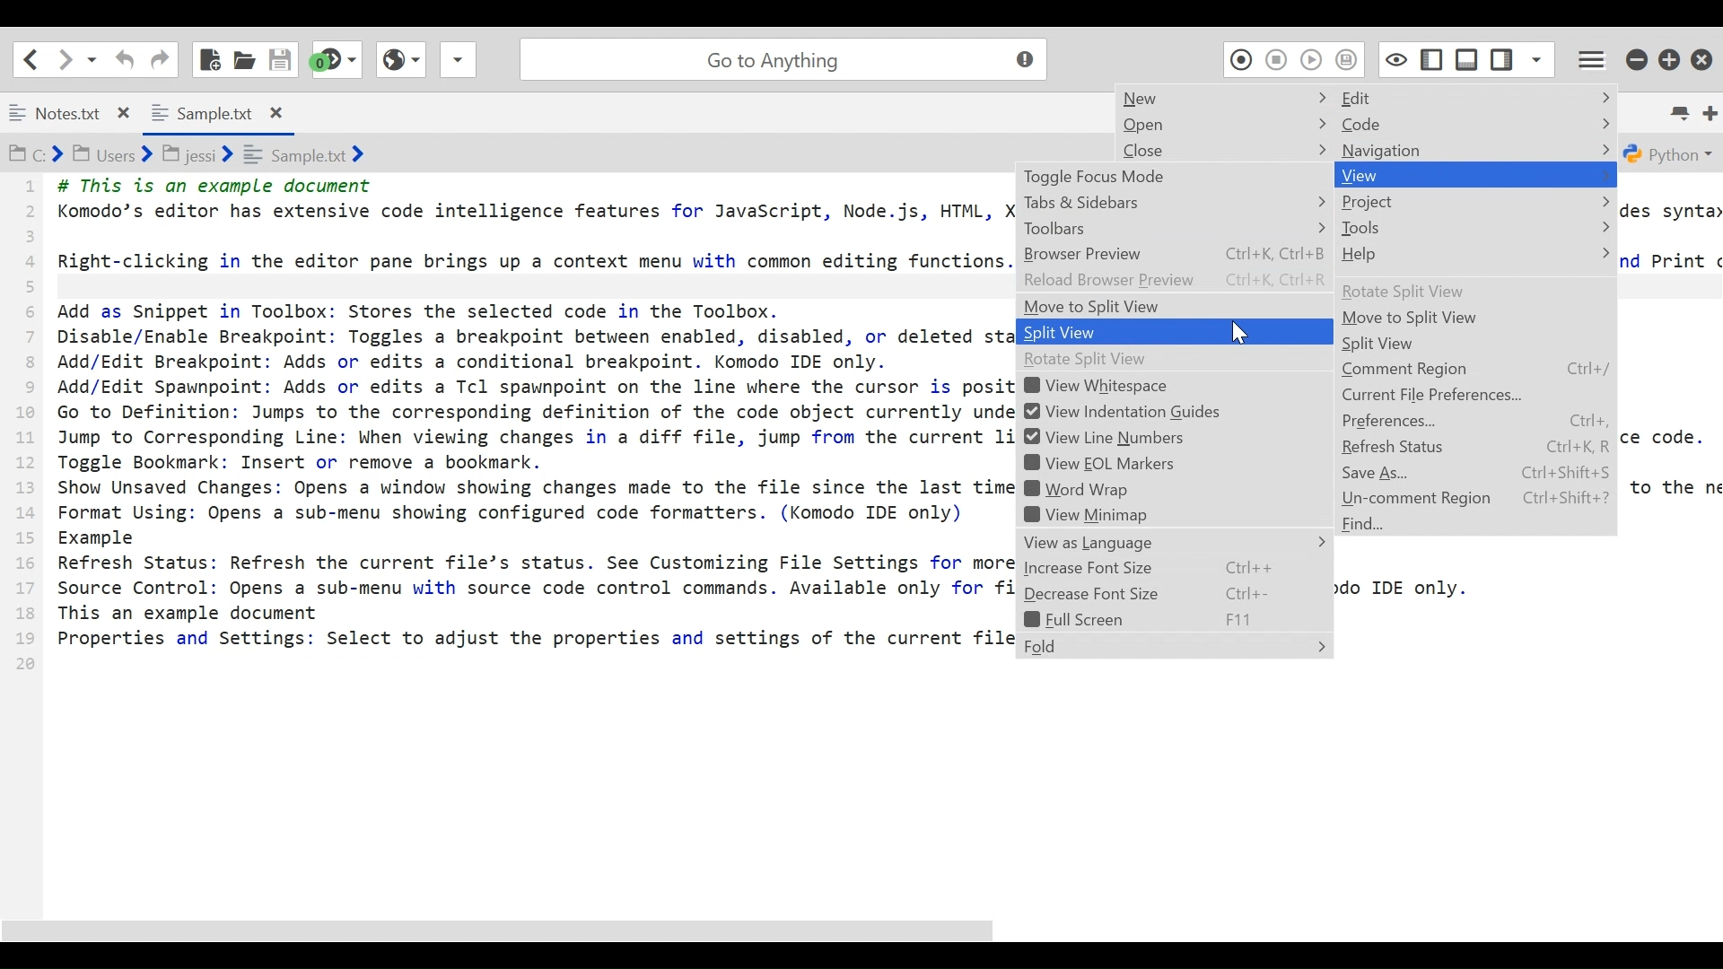  I want to click on Refresh Status Ctrl+K, R, so click(1474, 447).